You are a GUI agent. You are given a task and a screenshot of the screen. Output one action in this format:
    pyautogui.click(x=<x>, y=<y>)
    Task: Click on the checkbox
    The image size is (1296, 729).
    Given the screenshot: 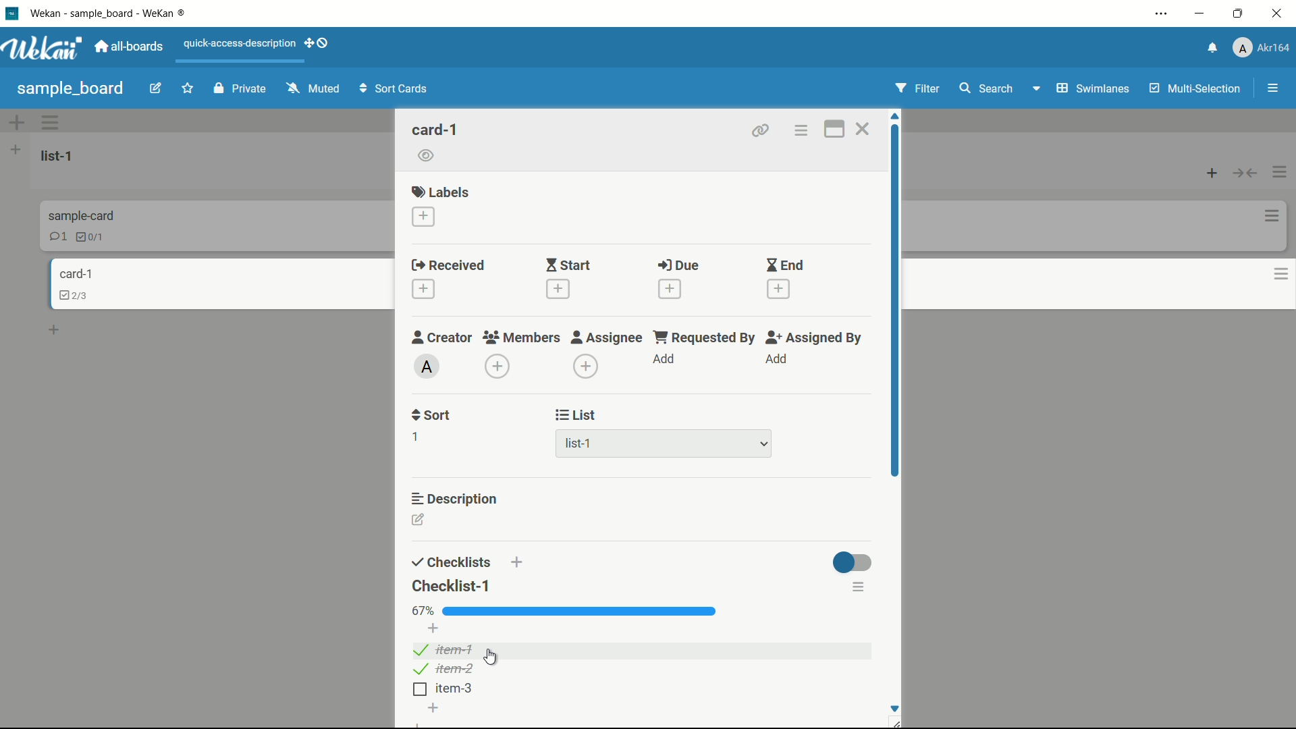 What is the action you would take?
    pyautogui.click(x=418, y=690)
    